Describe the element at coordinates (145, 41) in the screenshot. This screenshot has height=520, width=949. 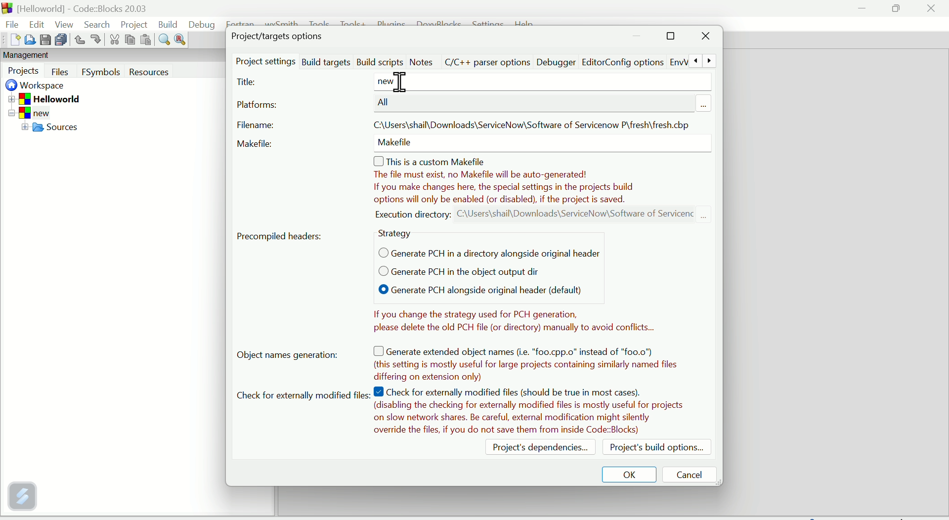
I see `Paste` at that location.